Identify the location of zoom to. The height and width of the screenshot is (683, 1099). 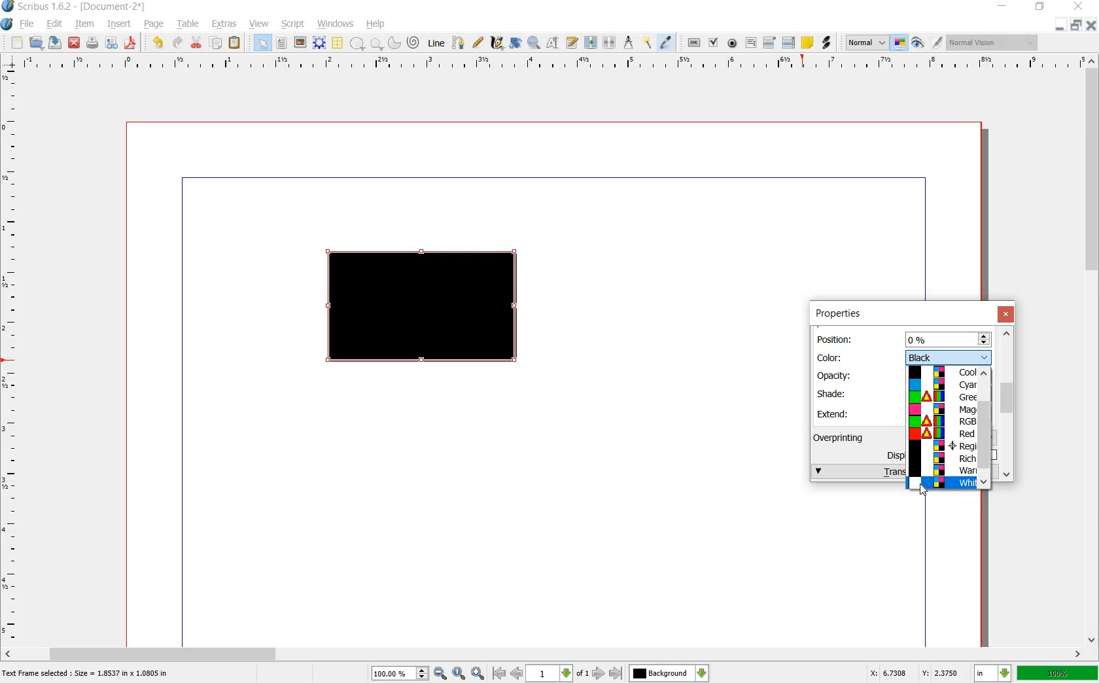
(459, 674).